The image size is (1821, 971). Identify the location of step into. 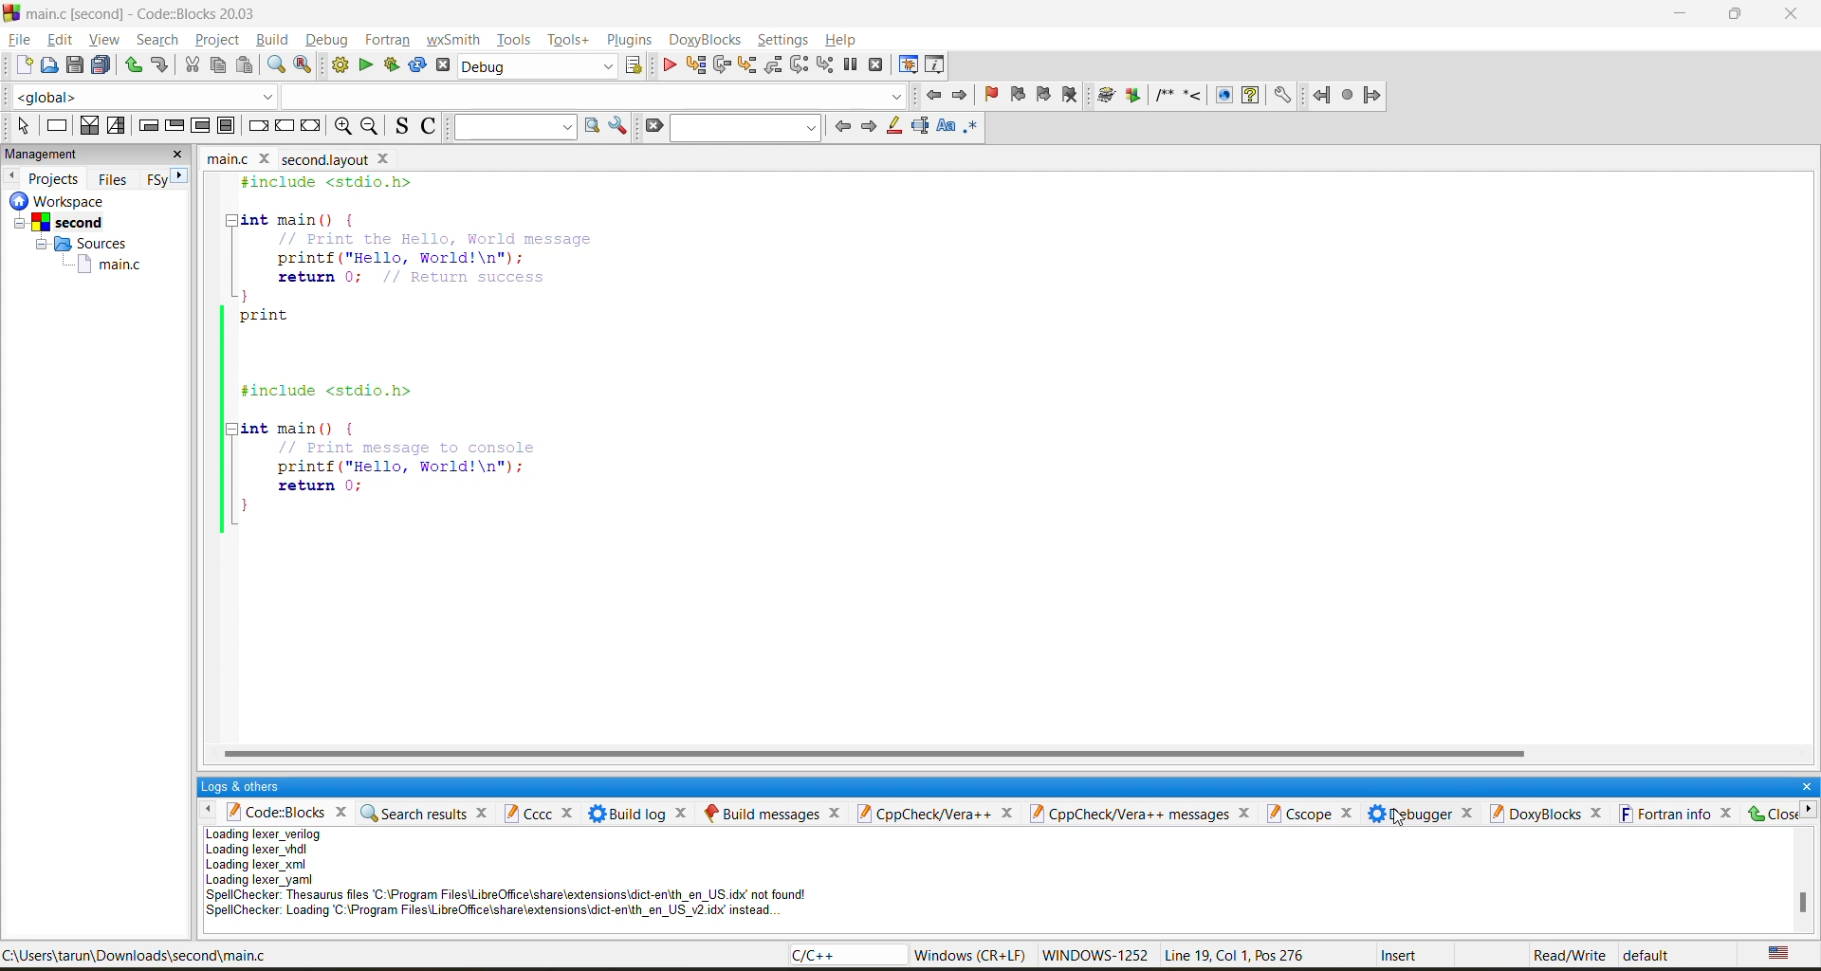
(748, 64).